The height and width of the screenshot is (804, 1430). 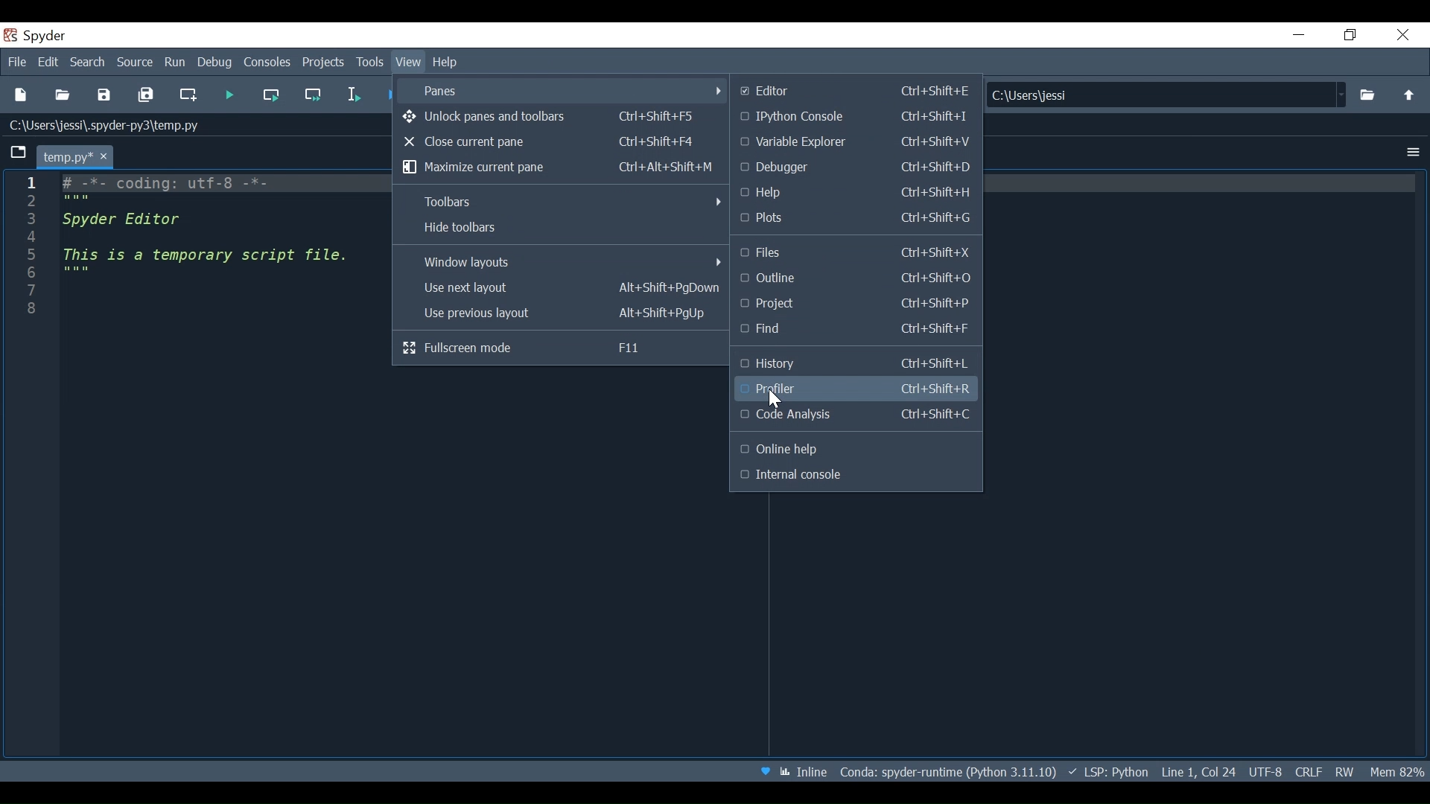 I want to click on Run selection or current line, so click(x=352, y=95).